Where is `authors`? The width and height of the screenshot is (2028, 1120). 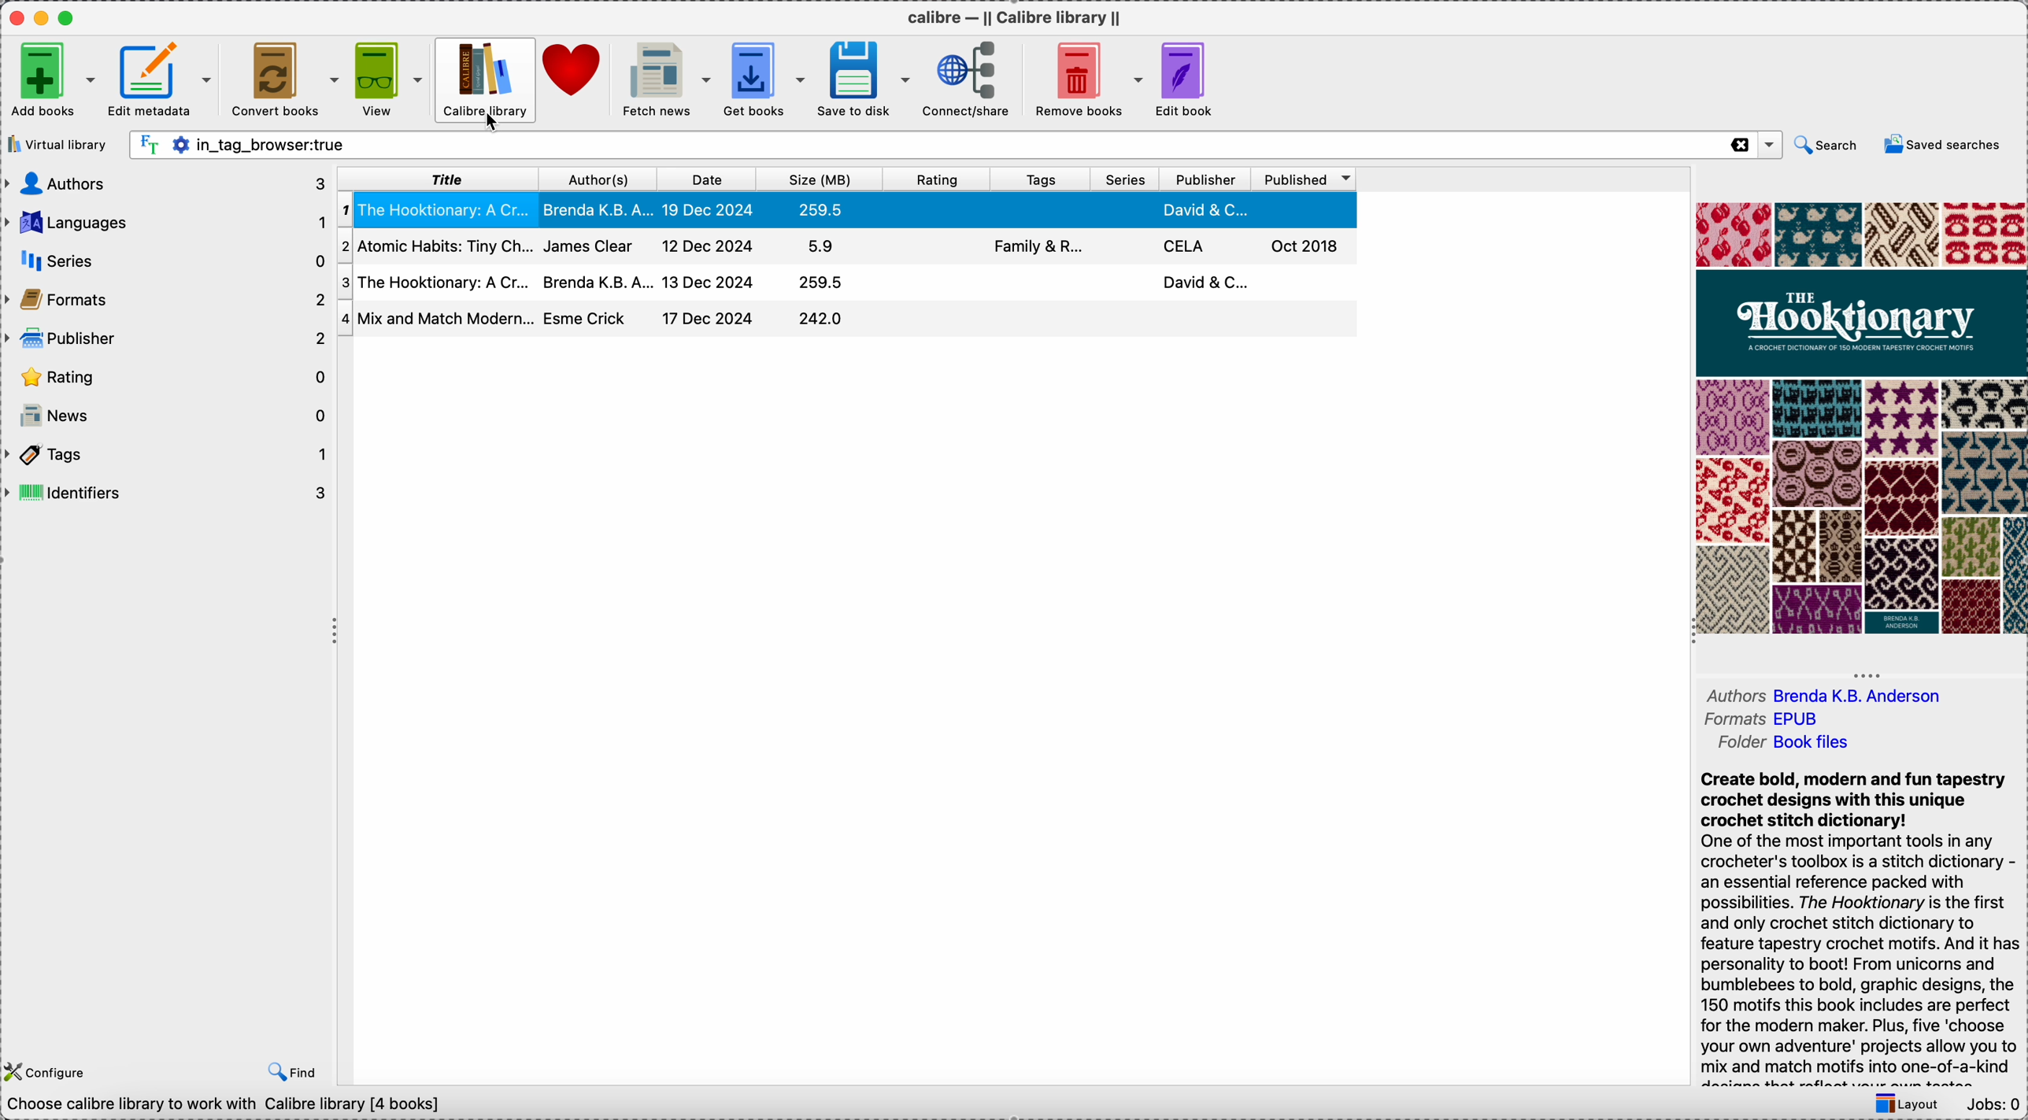
authors is located at coordinates (165, 185).